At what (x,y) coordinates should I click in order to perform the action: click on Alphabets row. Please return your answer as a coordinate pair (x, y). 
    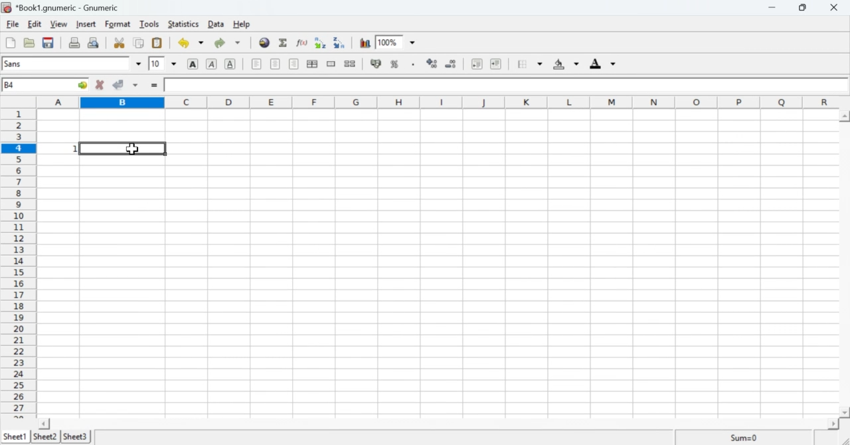
    Looking at the image, I should click on (439, 101).